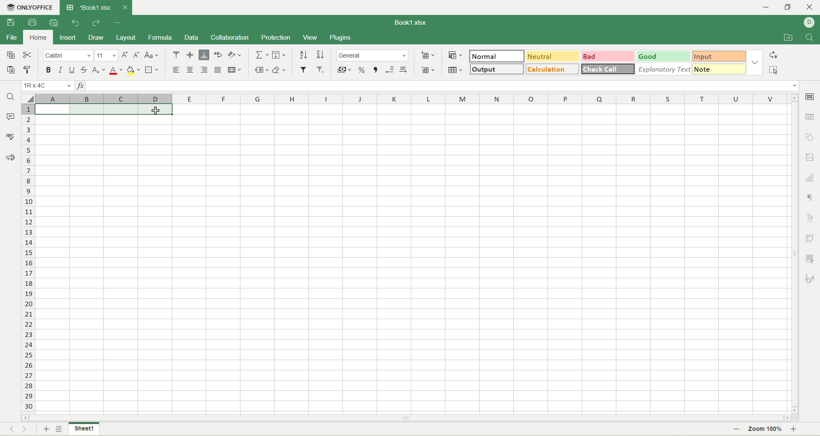  What do you see at coordinates (407, 418) in the screenshot?
I see `horizontal scroll bar` at bounding box center [407, 418].